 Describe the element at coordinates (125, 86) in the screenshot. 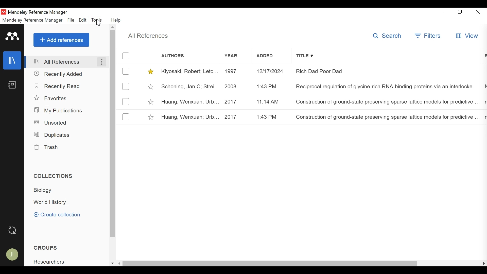

I see `(un)select` at that location.